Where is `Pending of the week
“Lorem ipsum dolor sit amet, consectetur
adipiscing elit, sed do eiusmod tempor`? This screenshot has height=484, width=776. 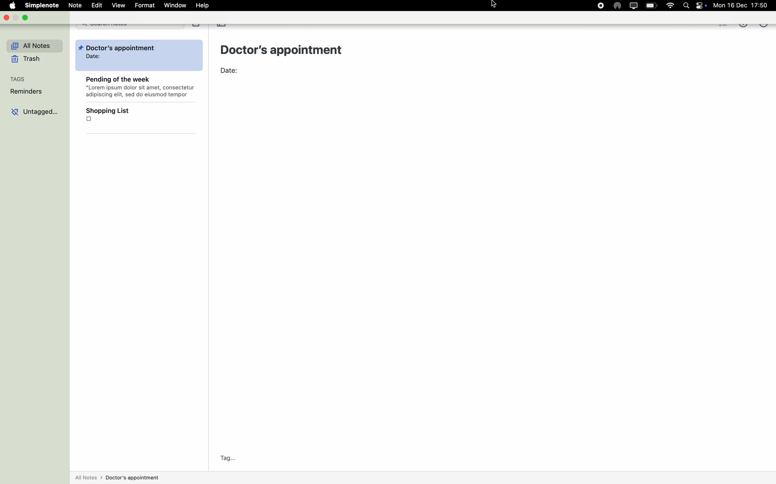
Pending of the week
“Lorem ipsum dolor sit amet, consectetur
adipiscing elit, sed do eiusmod tempor is located at coordinates (139, 88).